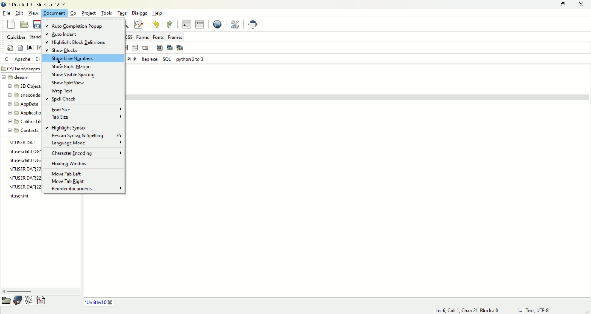  Describe the element at coordinates (180, 47) in the screenshot. I see `multi thumbnail` at that location.